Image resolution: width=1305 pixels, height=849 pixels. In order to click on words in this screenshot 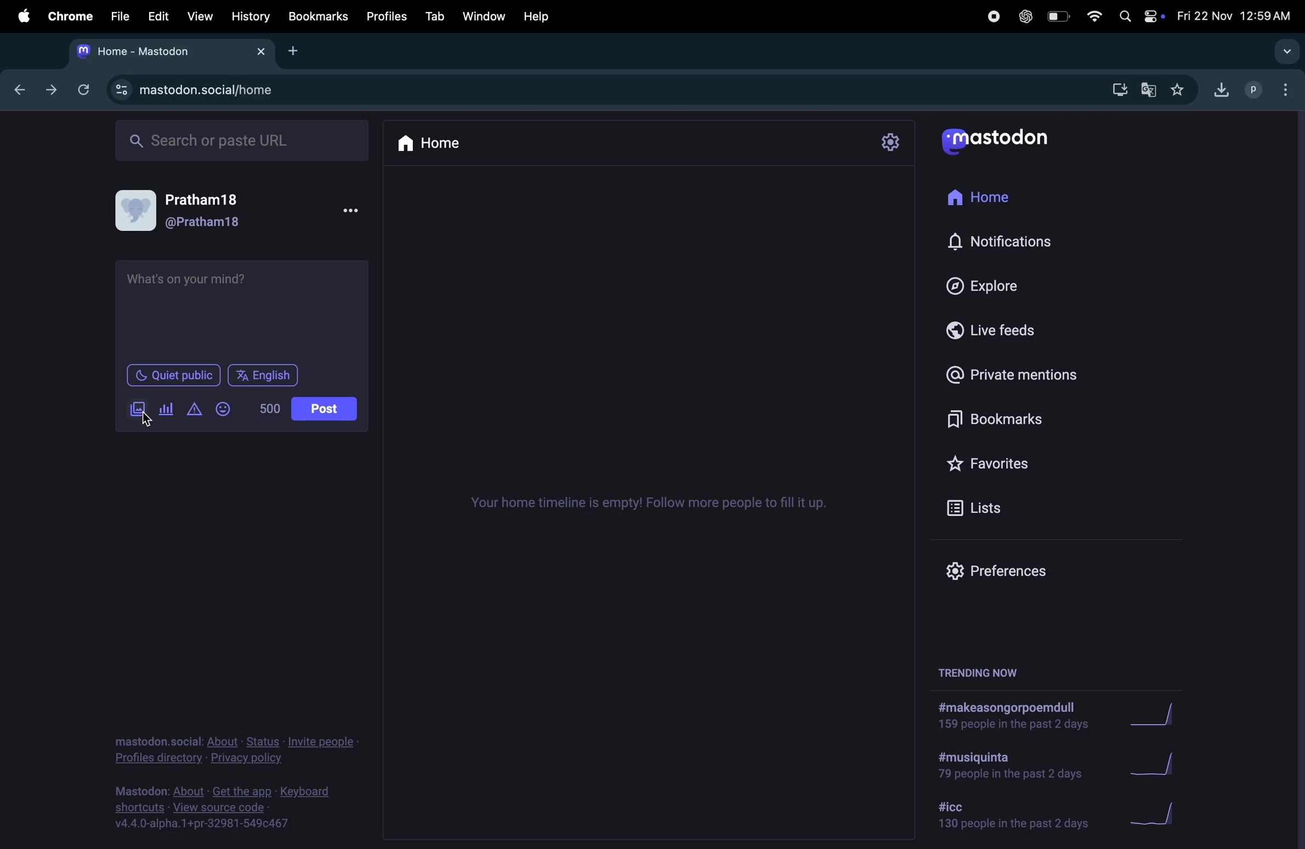, I will do `click(269, 407)`.